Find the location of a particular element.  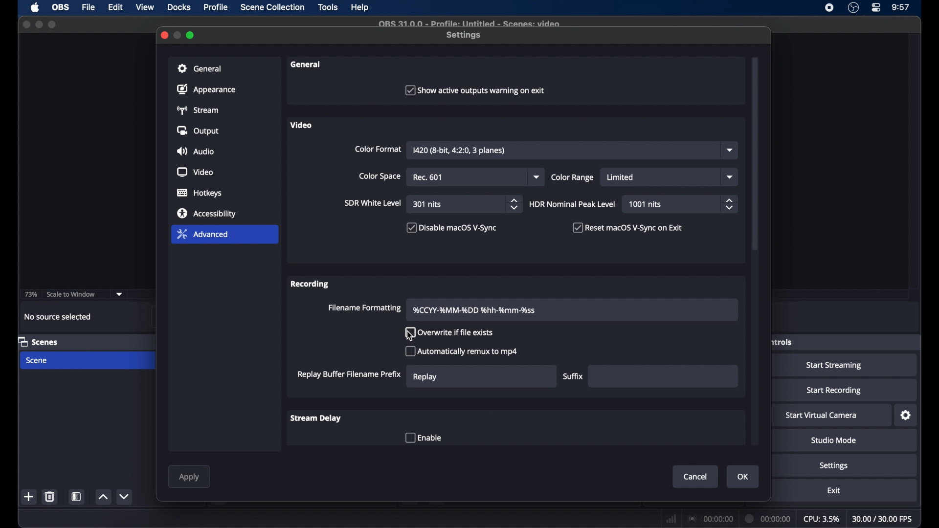

decrement is located at coordinates (125, 497).